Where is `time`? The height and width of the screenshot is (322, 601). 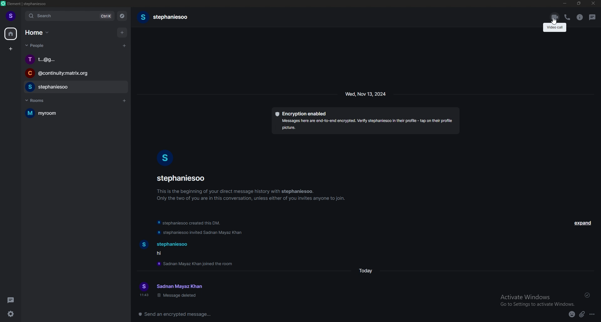
time is located at coordinates (367, 93).